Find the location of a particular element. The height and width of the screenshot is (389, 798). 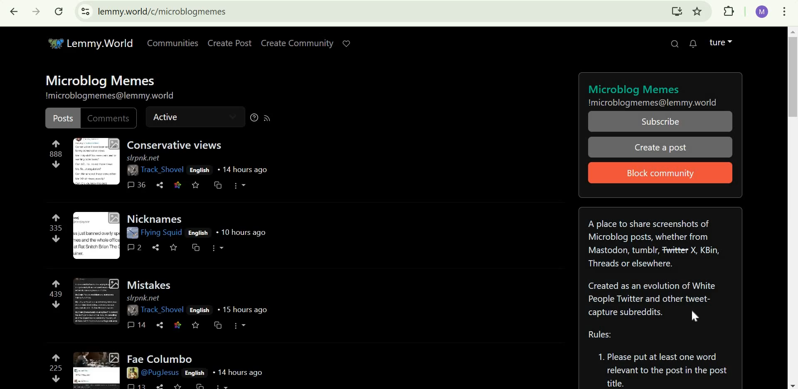

settings is located at coordinates (82, 13).